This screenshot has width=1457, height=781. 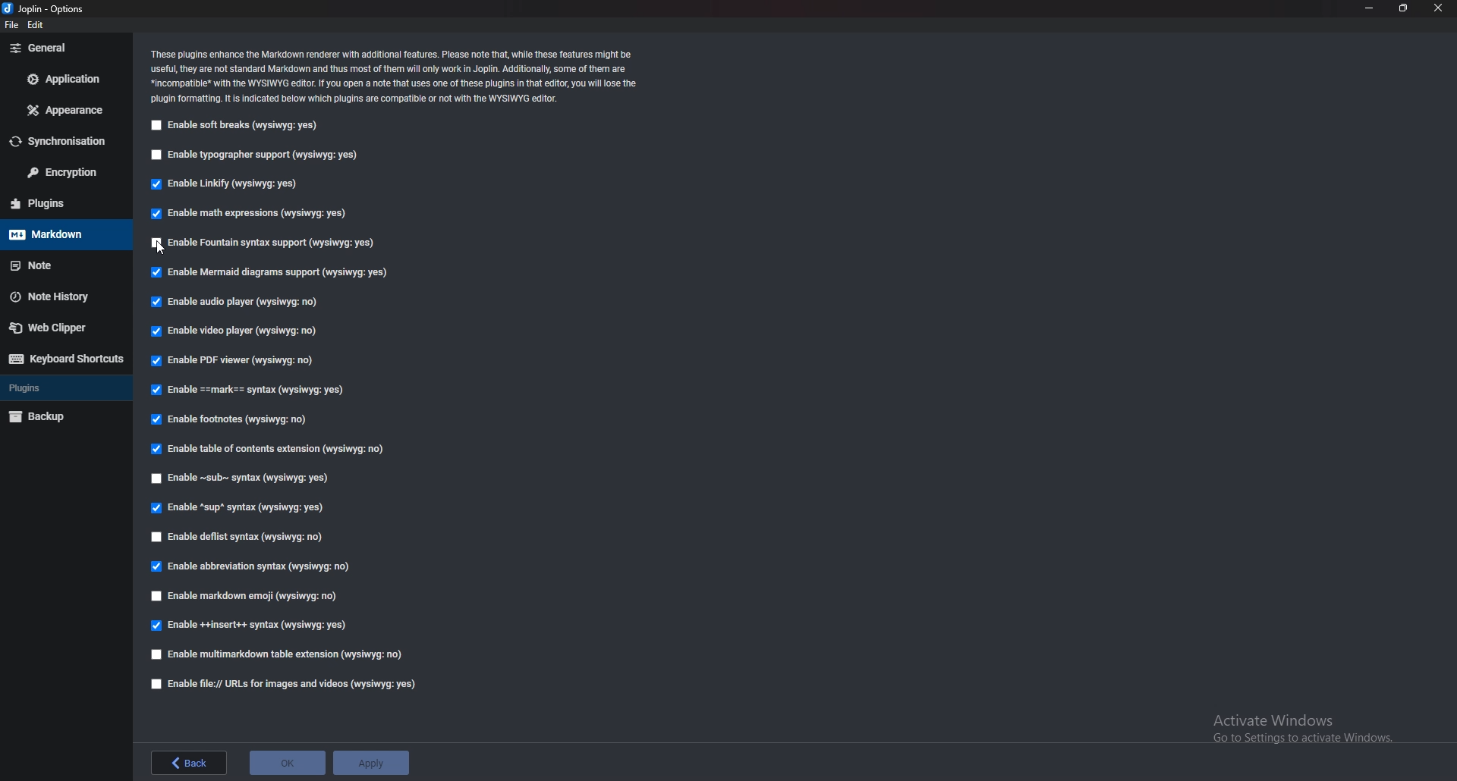 I want to click on note, so click(x=59, y=265).